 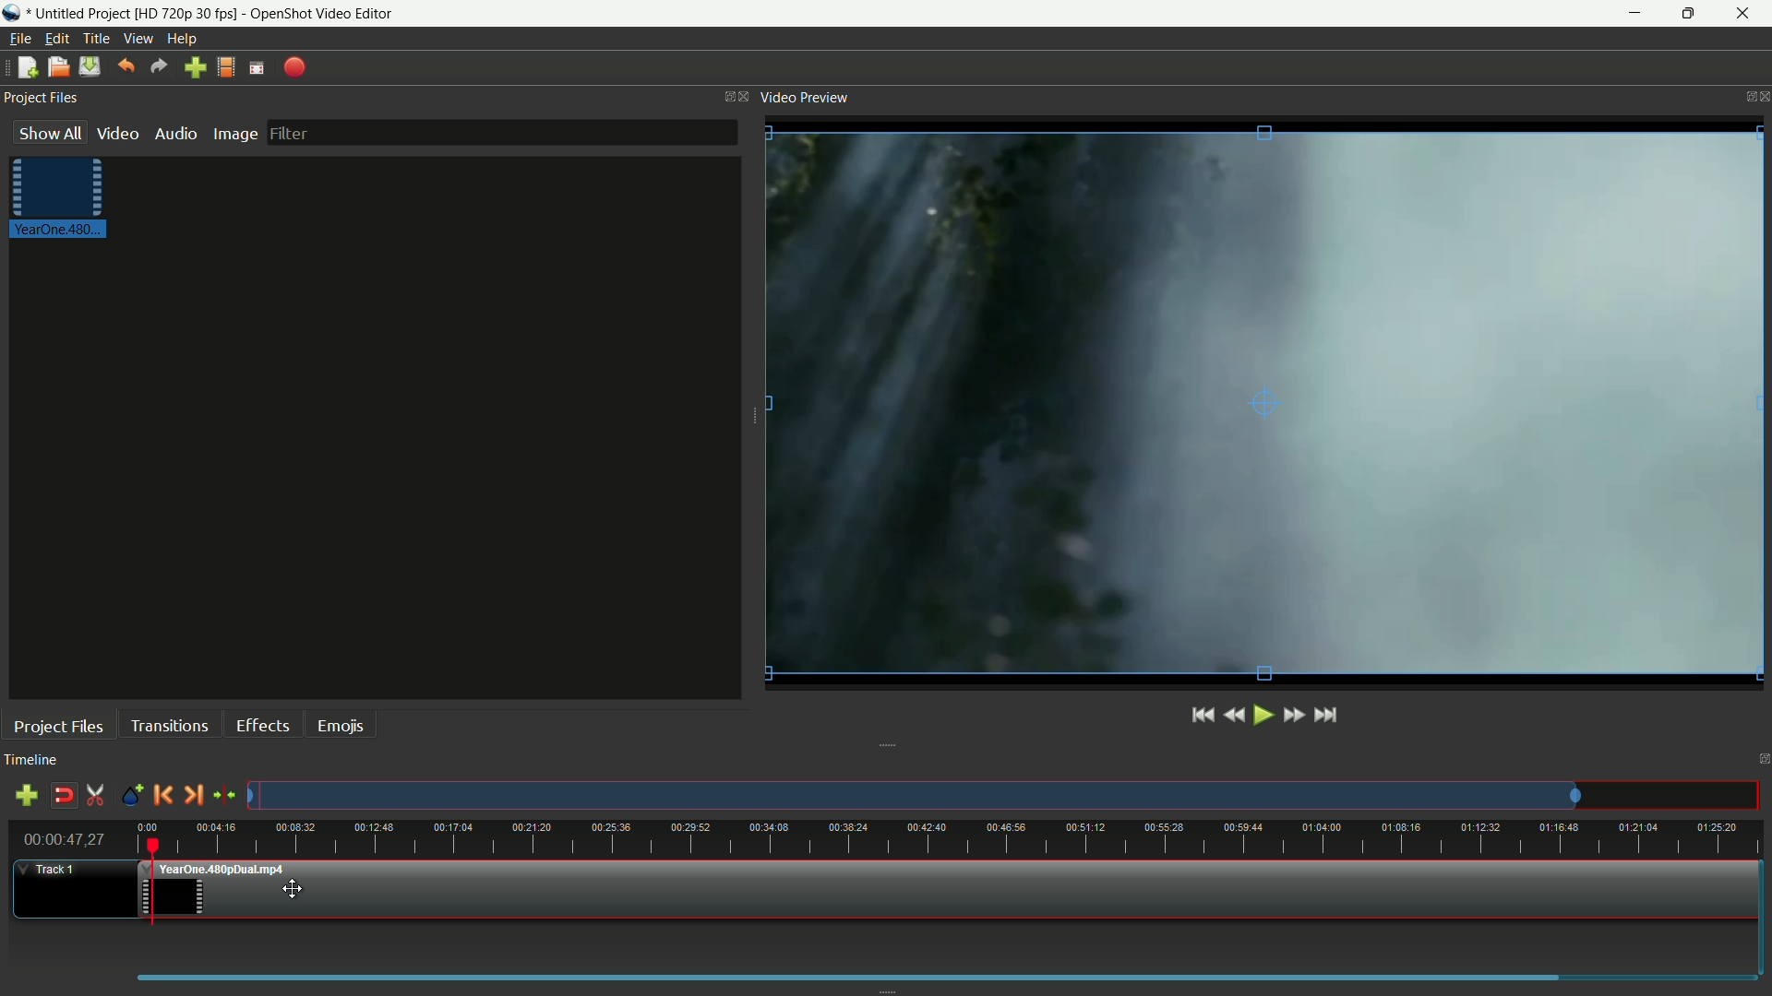 What do you see at coordinates (20, 38) in the screenshot?
I see `file menu` at bounding box center [20, 38].